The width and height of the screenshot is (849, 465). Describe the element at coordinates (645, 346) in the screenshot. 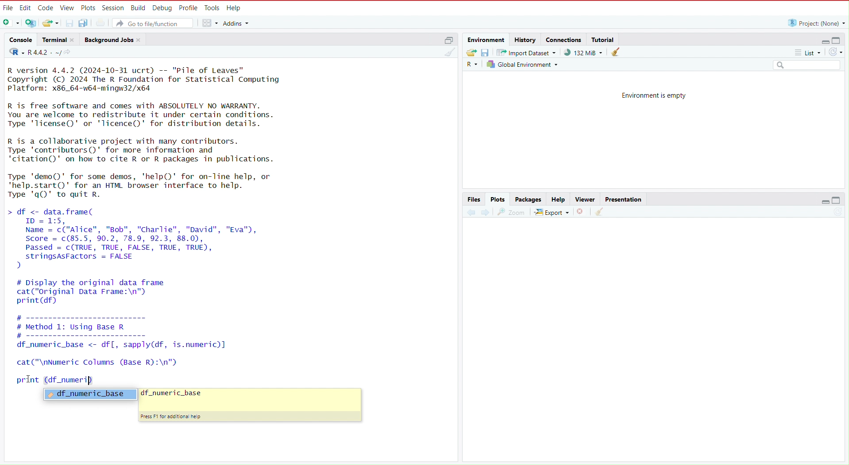

I see `empty area` at that location.